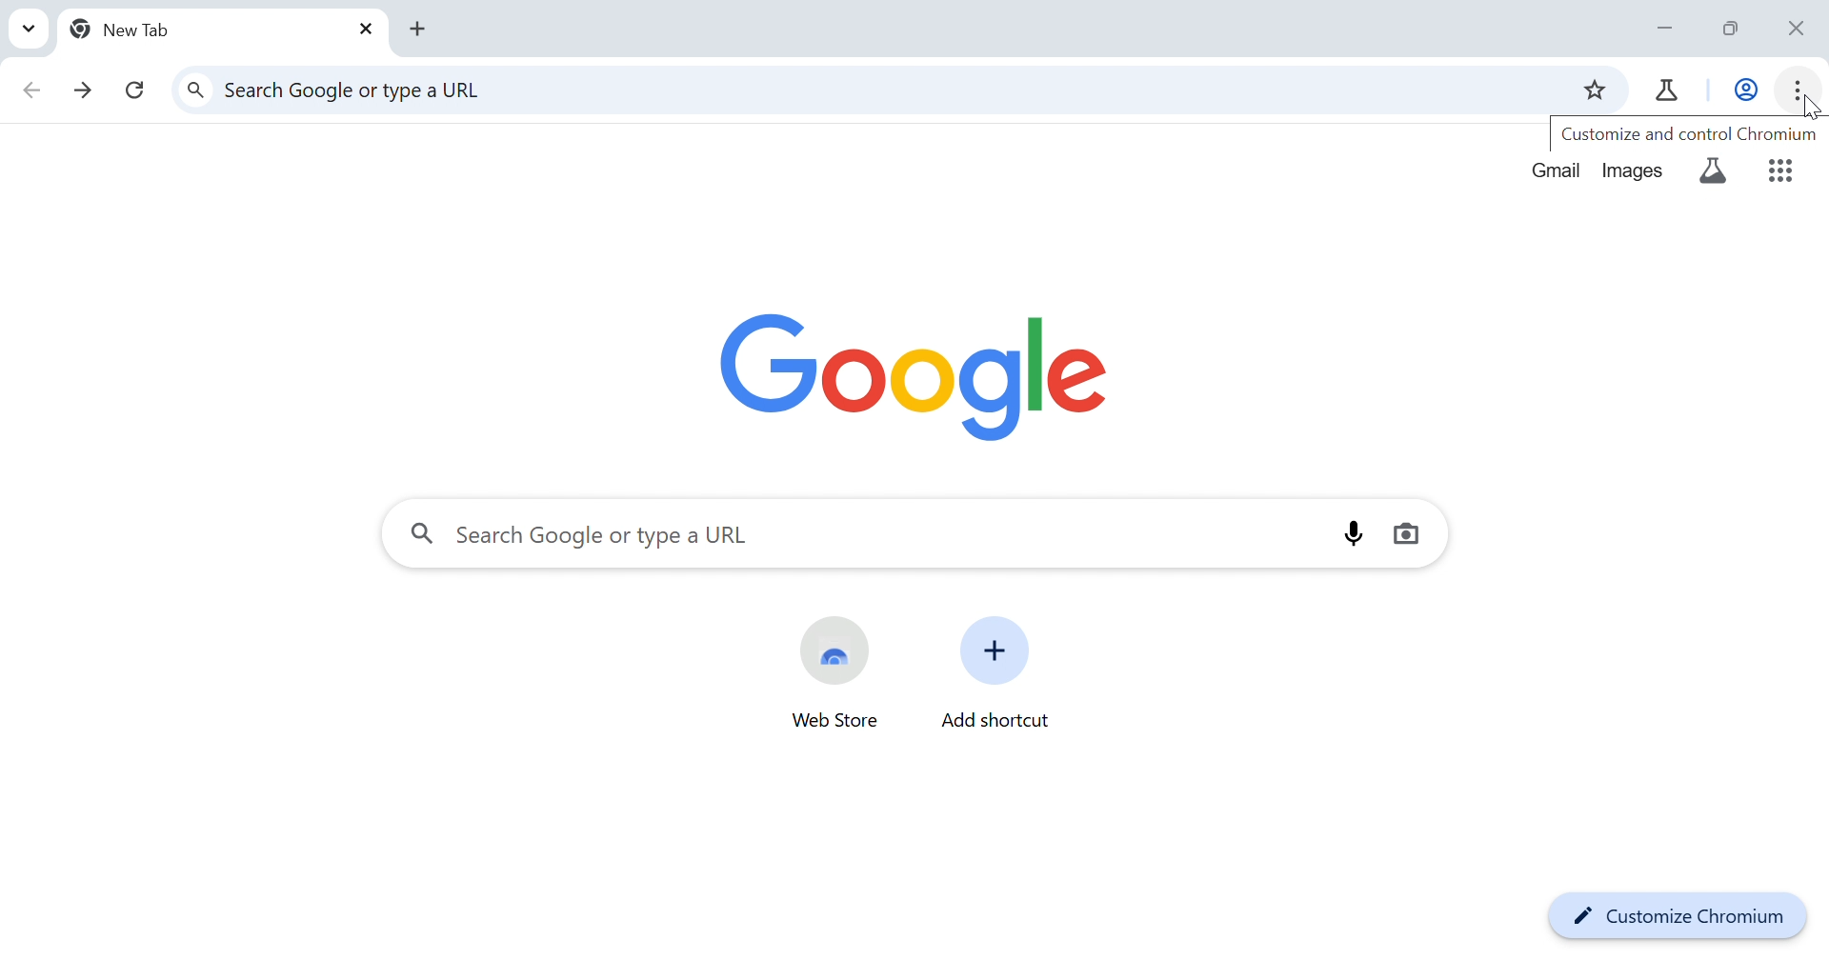  What do you see at coordinates (914, 380) in the screenshot?
I see `Google` at bounding box center [914, 380].